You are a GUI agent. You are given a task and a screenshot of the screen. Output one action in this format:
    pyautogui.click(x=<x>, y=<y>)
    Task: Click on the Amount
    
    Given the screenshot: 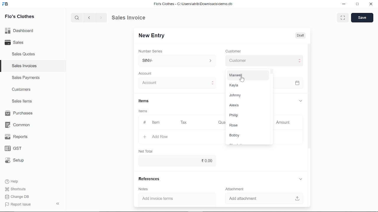 What is the action you would take?
    pyautogui.click(x=284, y=122)
    